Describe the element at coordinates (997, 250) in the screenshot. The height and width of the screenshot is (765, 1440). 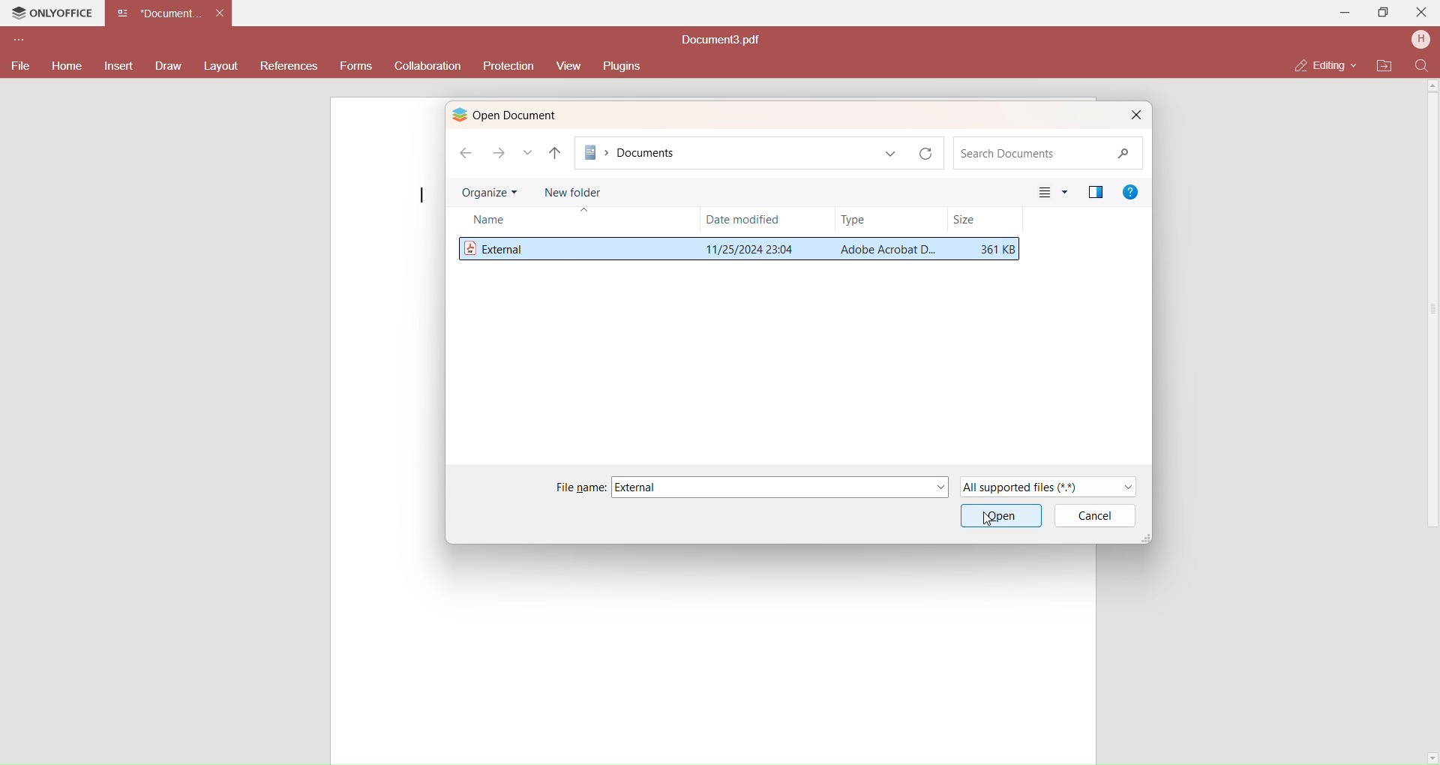
I see `Size` at that location.